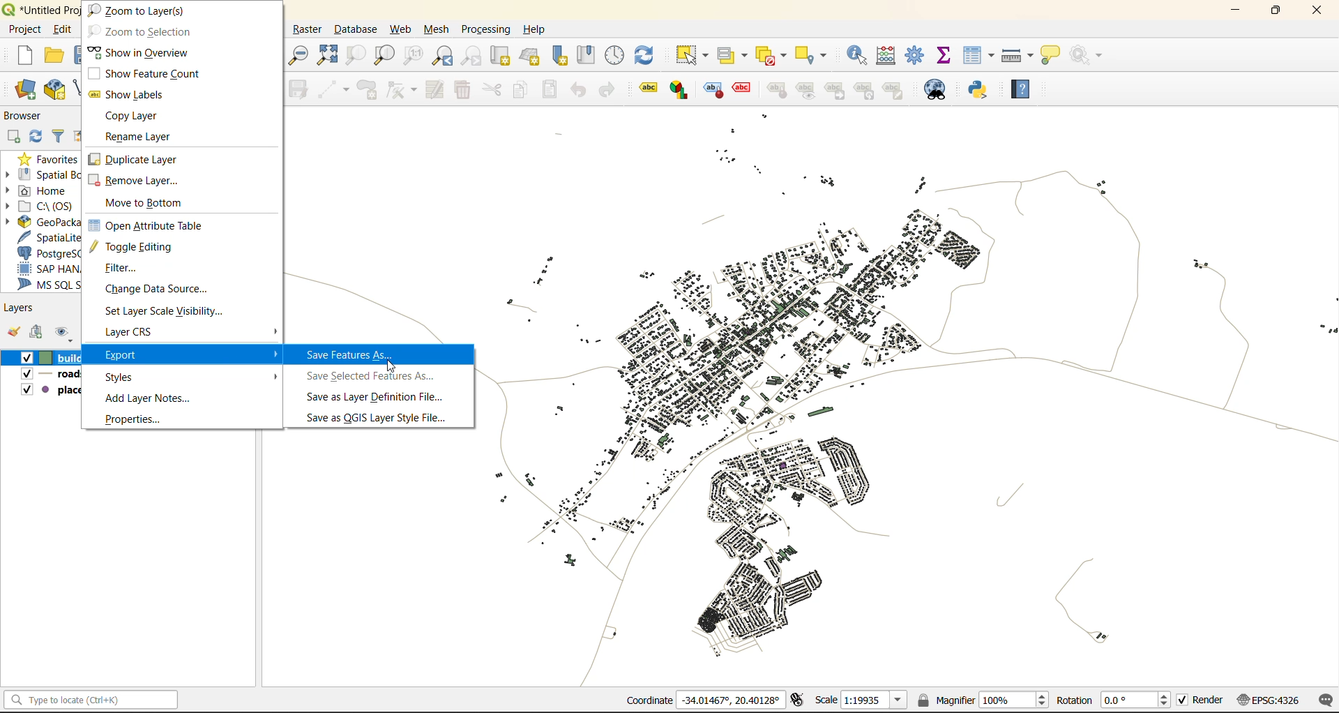  I want to click on zoom next, so click(476, 55).